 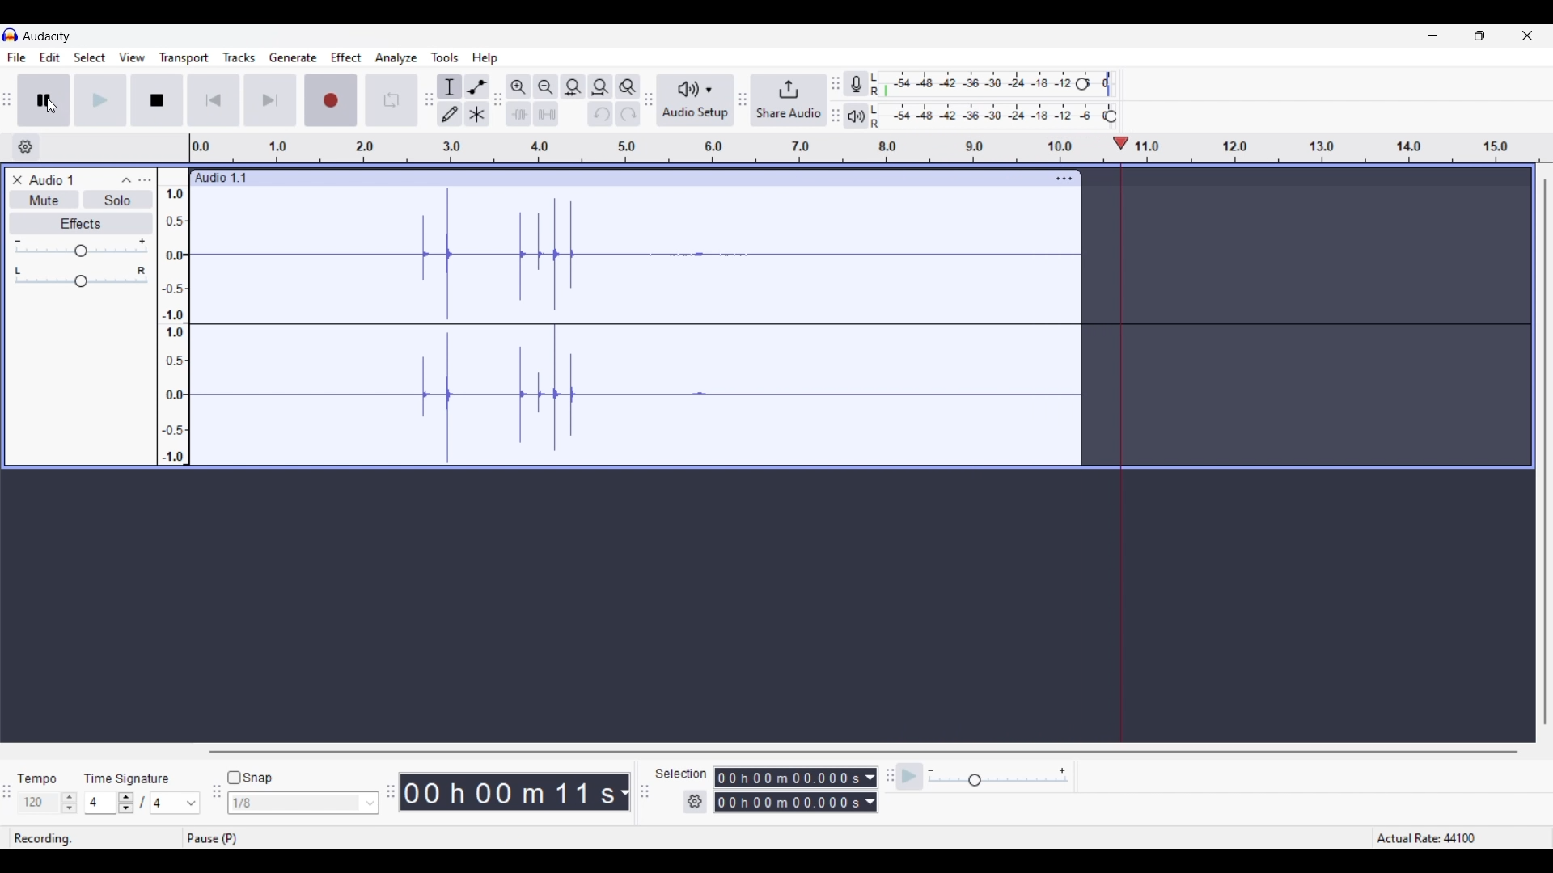 I want to click on Header to change recording level, so click(x=1099, y=82).